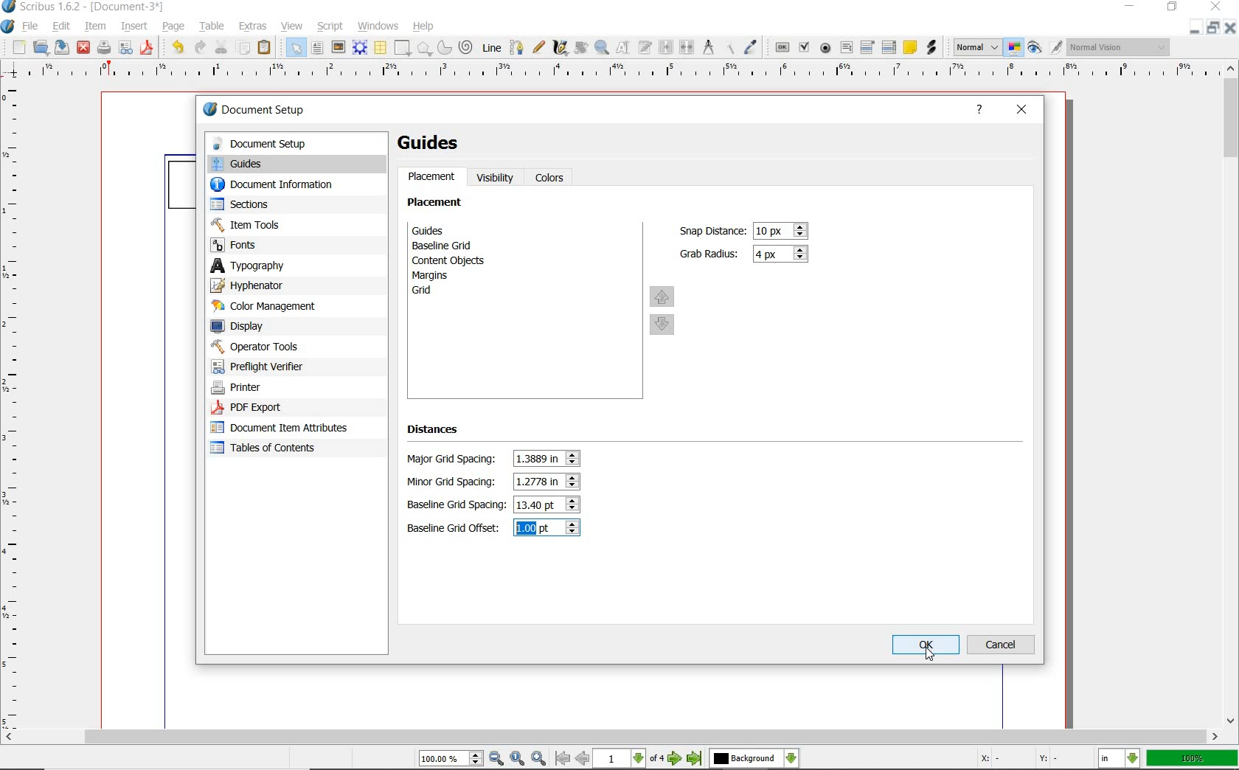 This screenshot has height=770, width=1239. I want to click on go to last page, so click(695, 759).